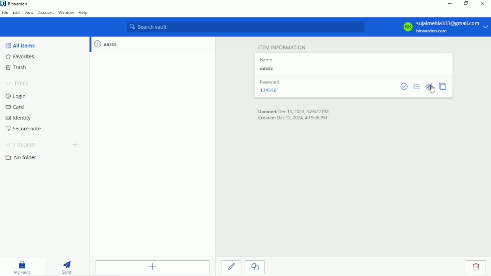 The width and height of the screenshot is (491, 276). What do you see at coordinates (22, 267) in the screenshot?
I see `My vault` at bounding box center [22, 267].